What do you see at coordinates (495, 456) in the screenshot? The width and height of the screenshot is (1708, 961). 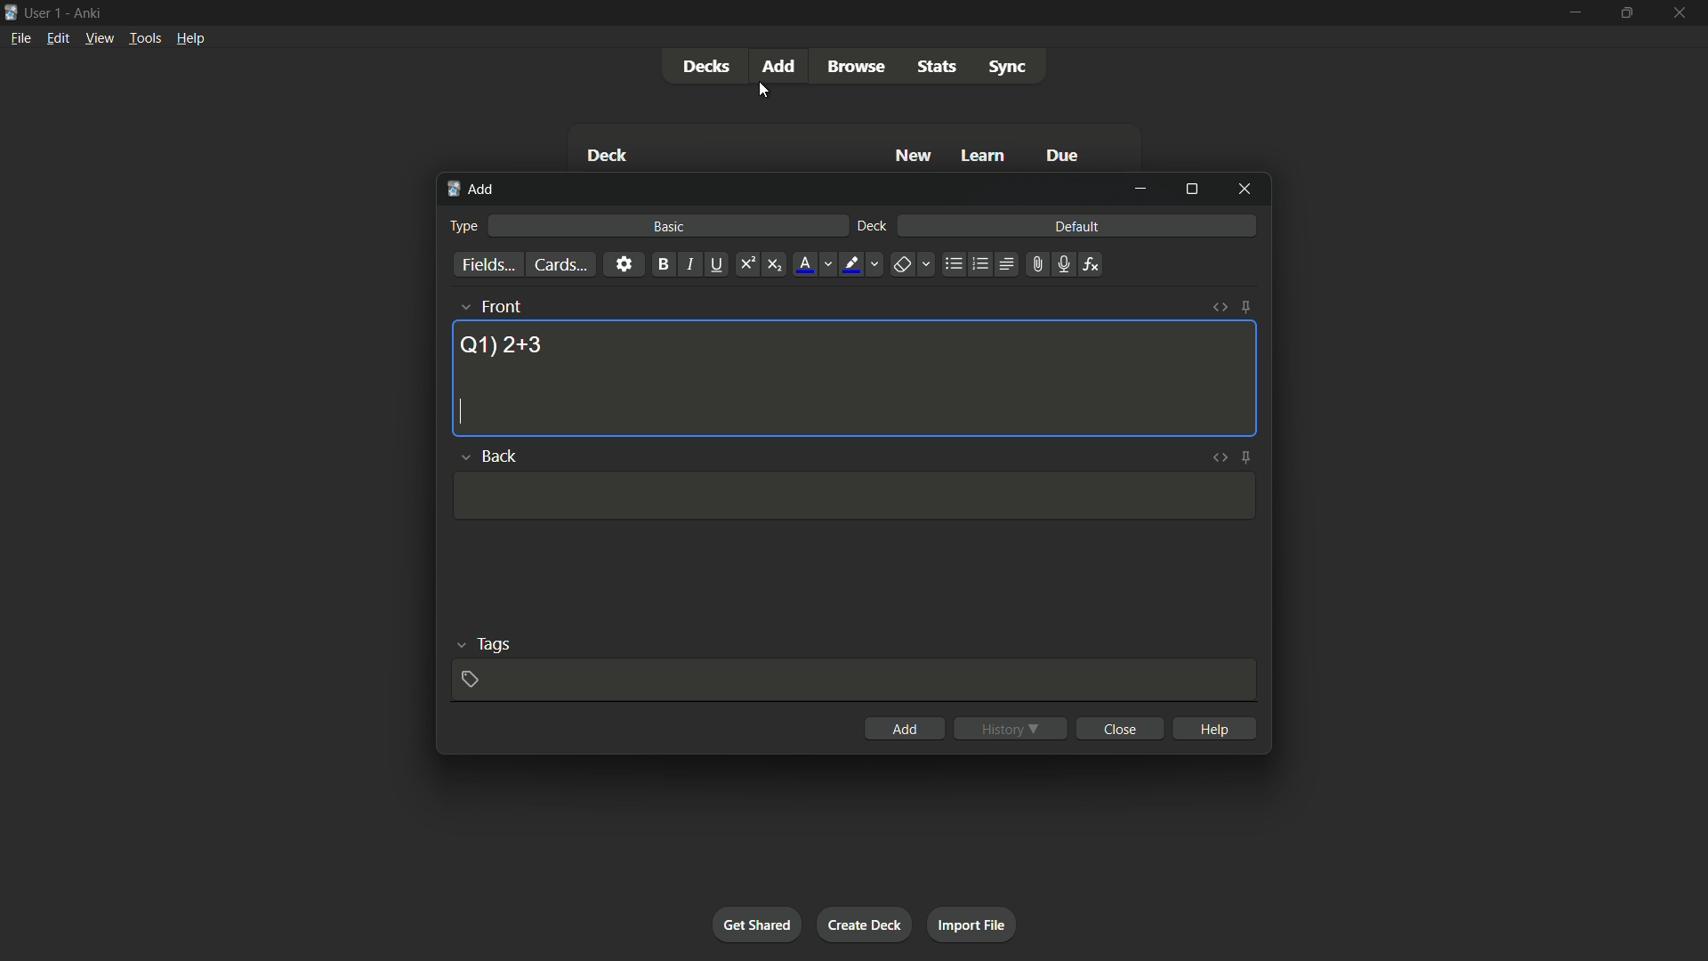 I see `back` at bounding box center [495, 456].